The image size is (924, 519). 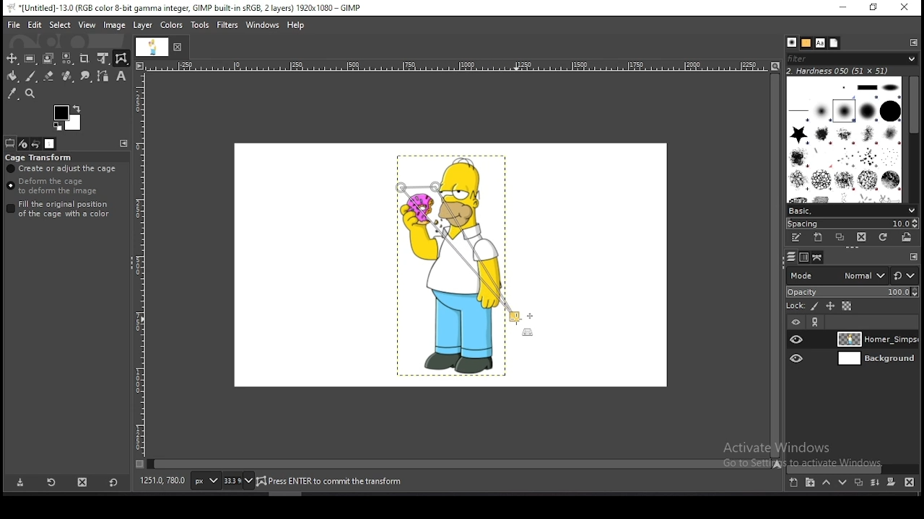 I want to click on healing tool, so click(x=67, y=76).